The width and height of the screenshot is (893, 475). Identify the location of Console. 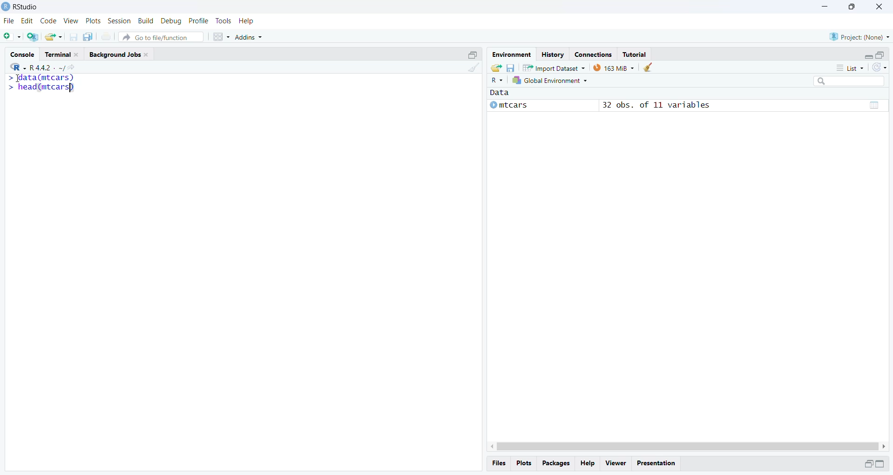
(23, 54).